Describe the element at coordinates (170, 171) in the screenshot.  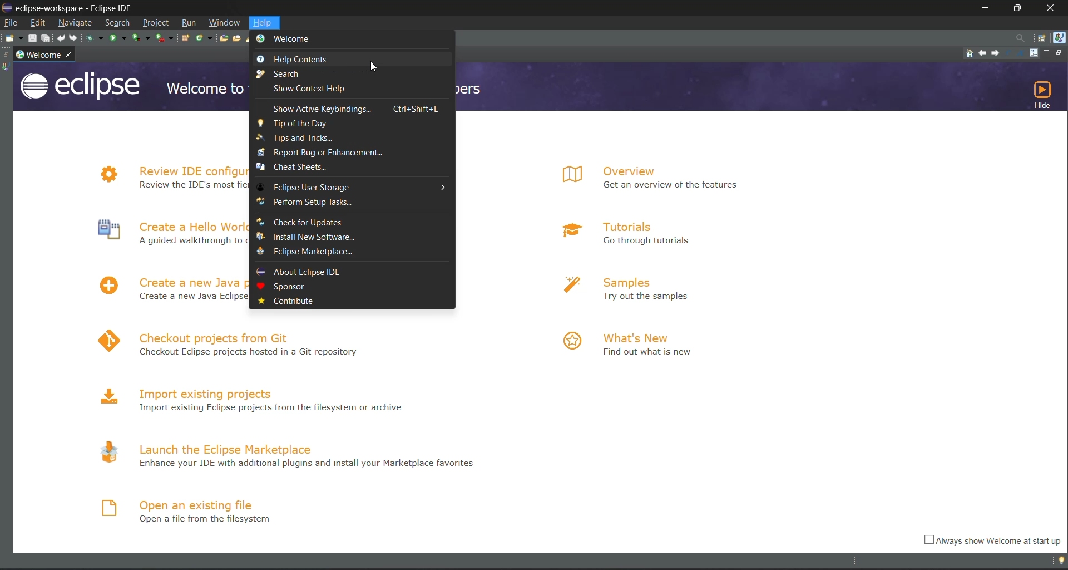
I see `review IDE configuration settings` at that location.